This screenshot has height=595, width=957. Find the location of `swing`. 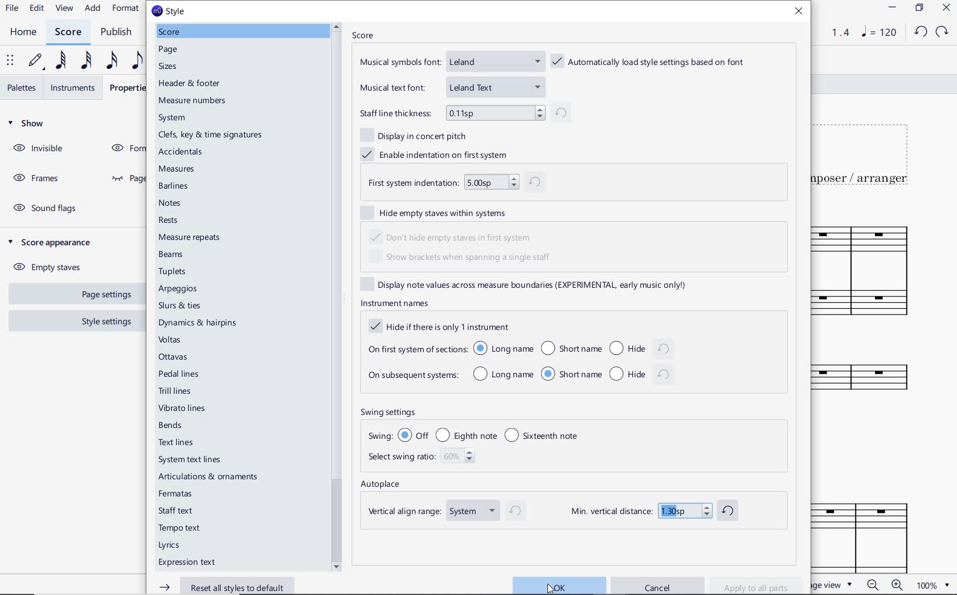

swing is located at coordinates (481, 434).